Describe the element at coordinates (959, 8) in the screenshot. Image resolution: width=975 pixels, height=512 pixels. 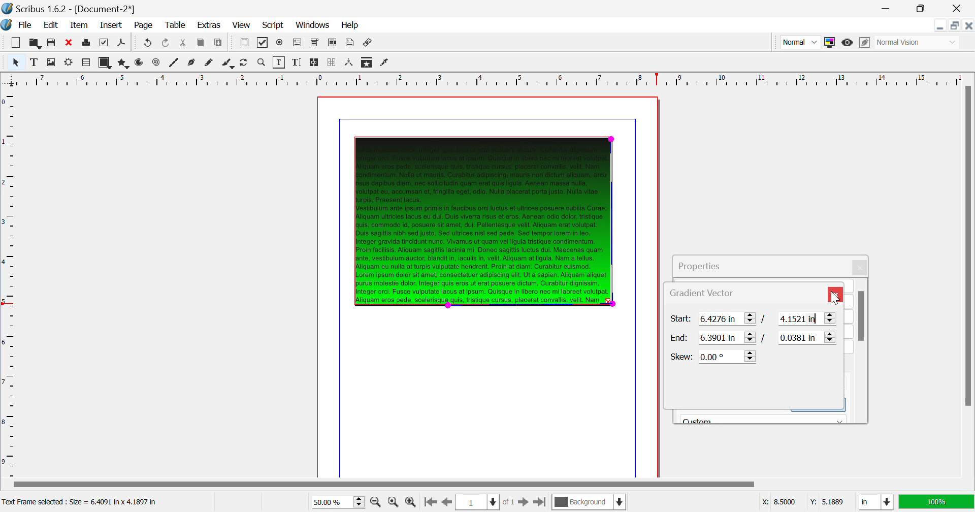
I see `Close` at that location.